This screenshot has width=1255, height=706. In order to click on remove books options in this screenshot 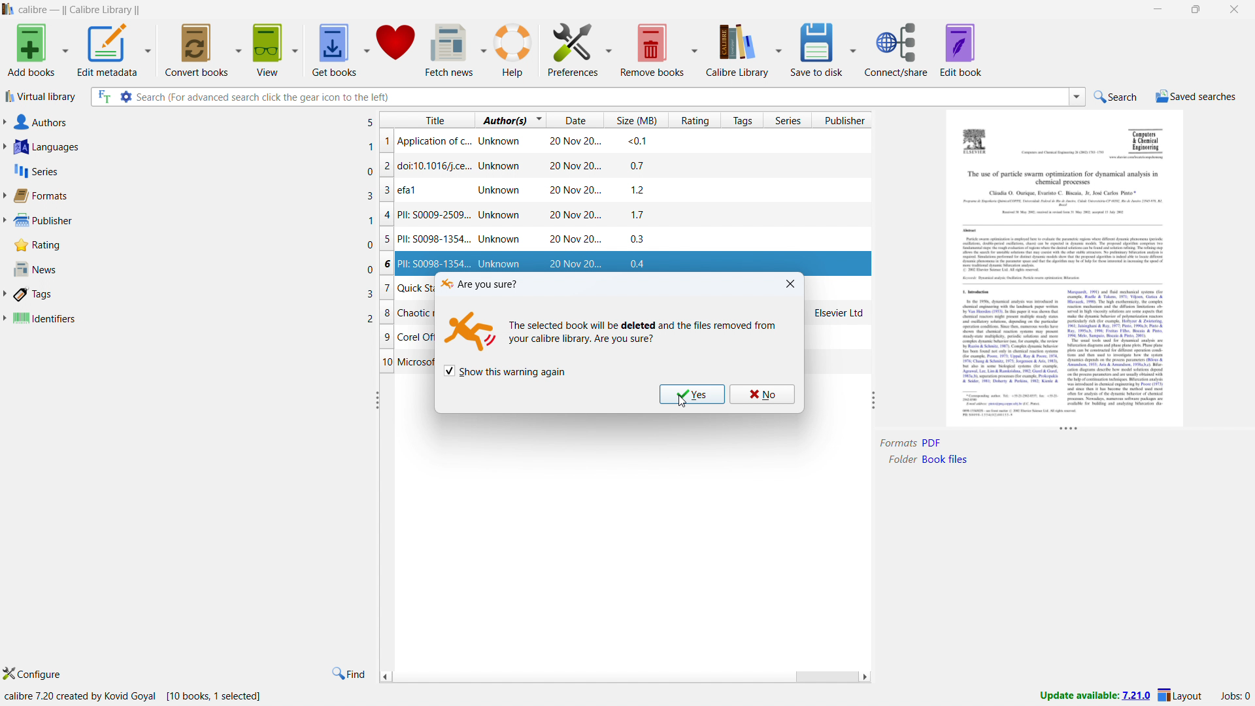, I will do `click(694, 48)`.